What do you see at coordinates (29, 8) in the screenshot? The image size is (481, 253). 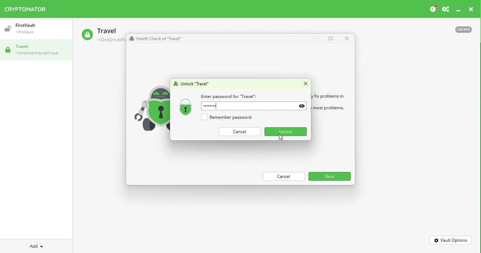 I see `Cryptomator icon` at bounding box center [29, 8].